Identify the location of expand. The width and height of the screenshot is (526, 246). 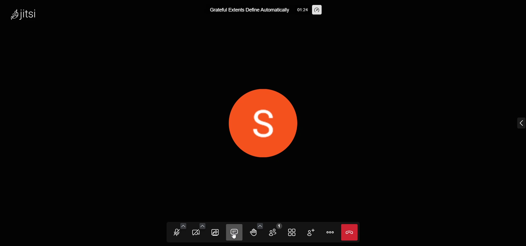
(520, 123).